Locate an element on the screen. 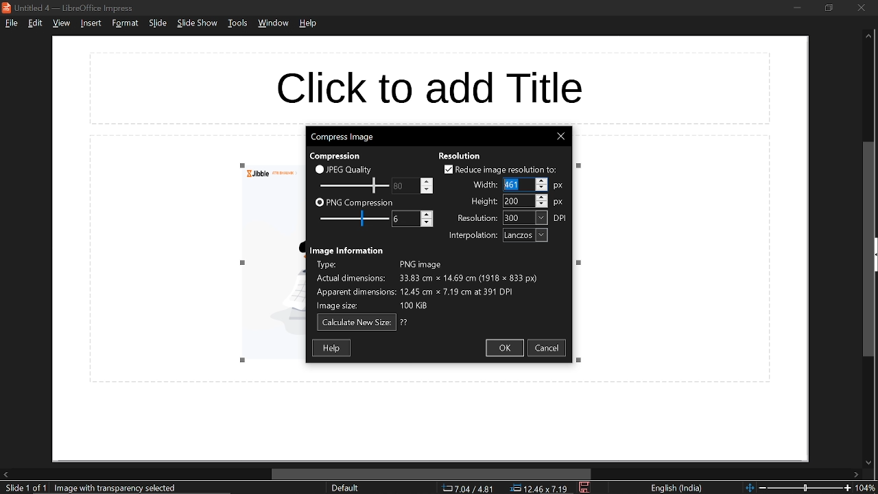  move up is located at coordinates (868, 38).